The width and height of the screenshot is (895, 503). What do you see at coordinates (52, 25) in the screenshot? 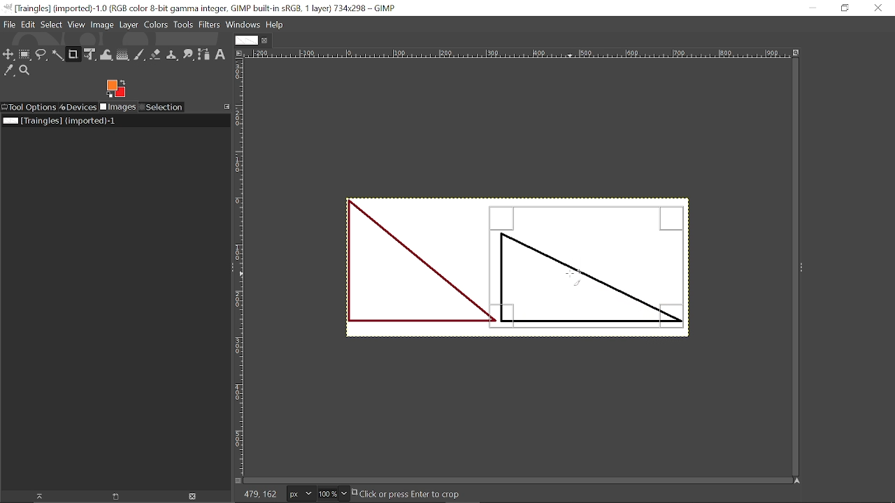
I see `Select` at bounding box center [52, 25].